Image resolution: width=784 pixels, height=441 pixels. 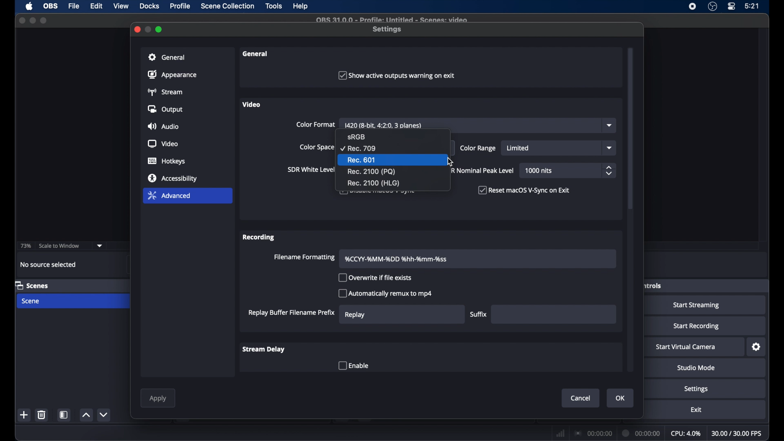 What do you see at coordinates (357, 147) in the screenshot?
I see `rec 709` at bounding box center [357, 147].